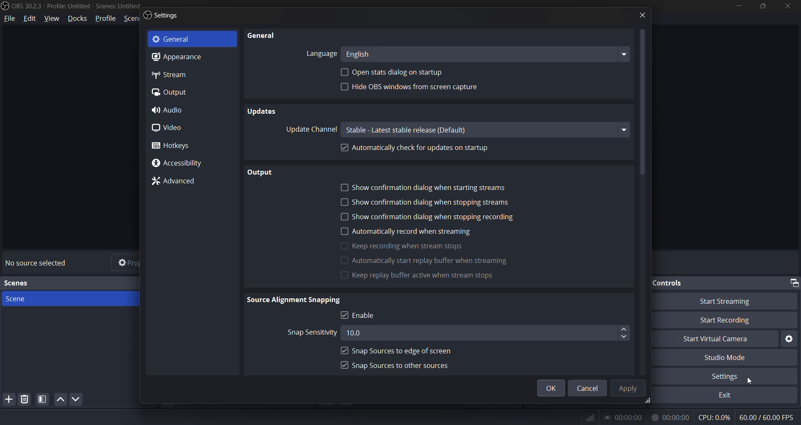 The width and height of the screenshot is (801, 425). What do you see at coordinates (174, 40) in the screenshot?
I see `general` at bounding box center [174, 40].